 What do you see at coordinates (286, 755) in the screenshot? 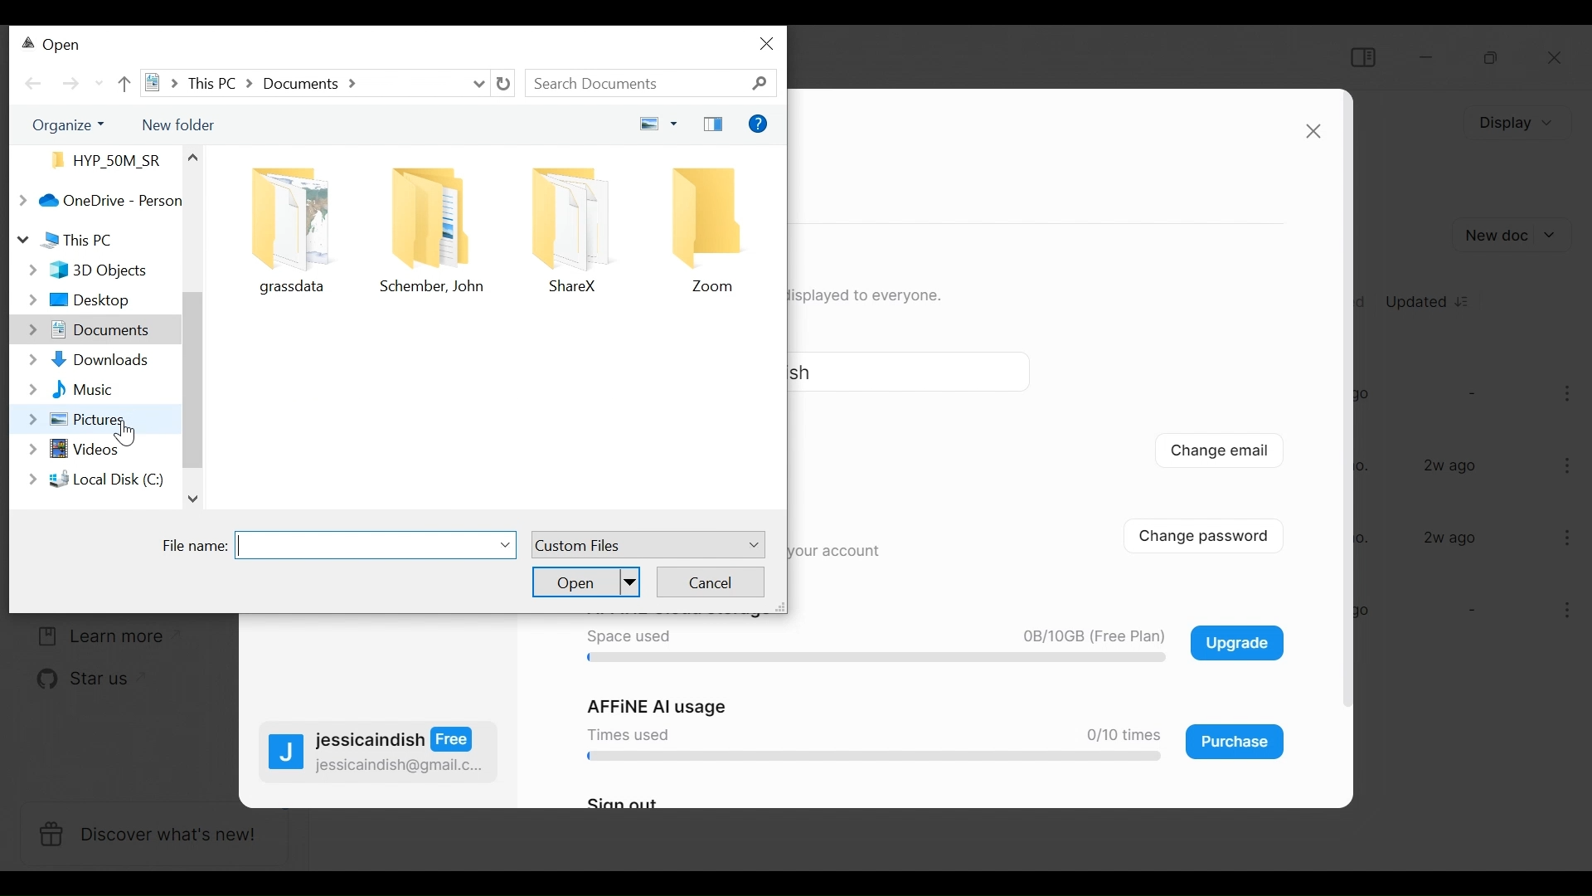
I see `profile` at bounding box center [286, 755].